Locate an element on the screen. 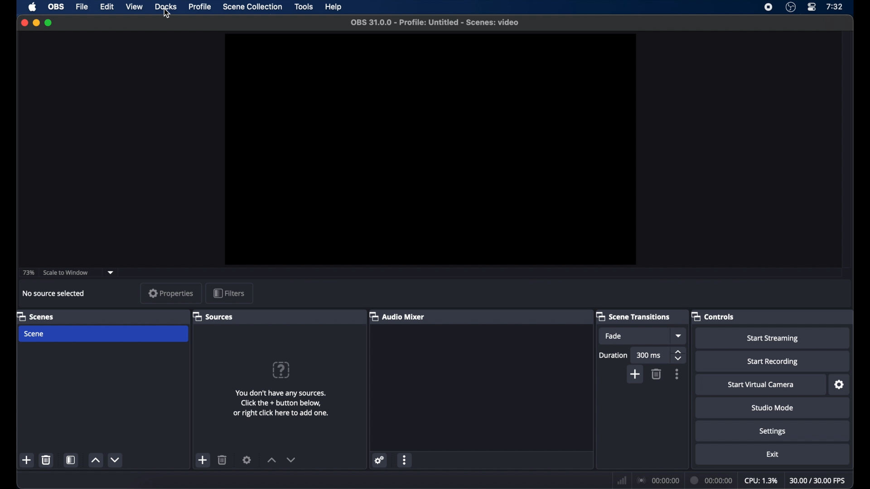  question mark icon is located at coordinates (282, 369).